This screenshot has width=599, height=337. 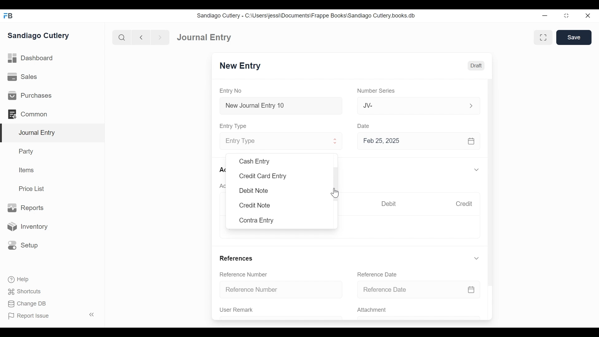 What do you see at coordinates (27, 171) in the screenshot?
I see `Items` at bounding box center [27, 171].